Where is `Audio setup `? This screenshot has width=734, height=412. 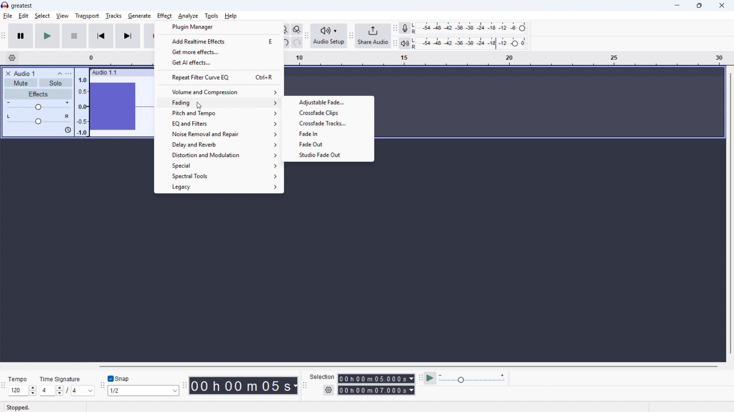 Audio setup  is located at coordinates (329, 36).